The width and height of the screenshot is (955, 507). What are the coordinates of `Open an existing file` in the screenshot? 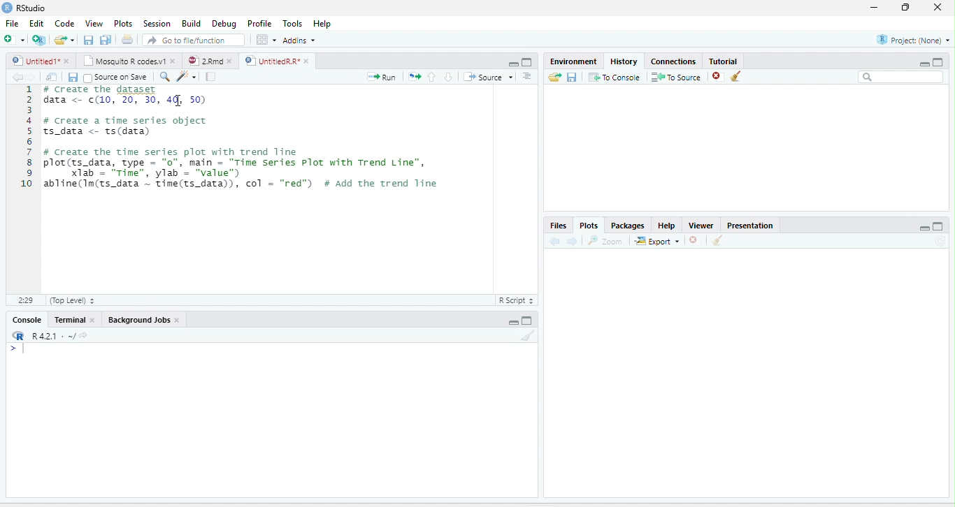 It's located at (60, 39).